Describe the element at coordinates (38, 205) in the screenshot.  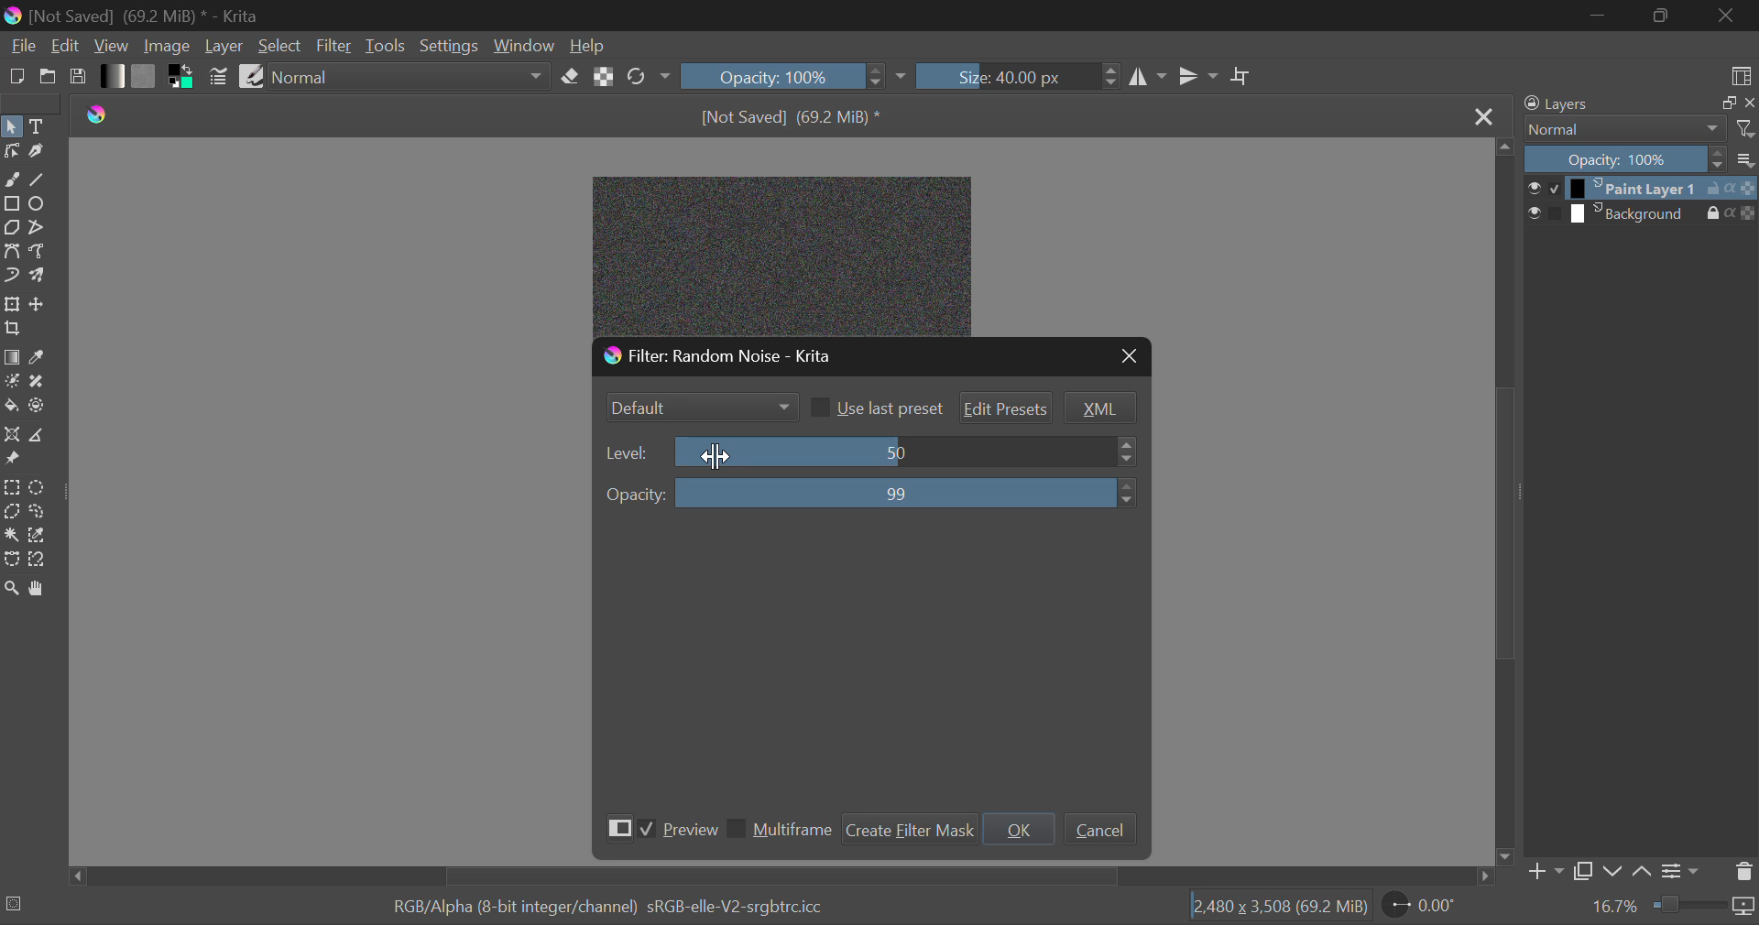
I see `Ellipses` at that location.